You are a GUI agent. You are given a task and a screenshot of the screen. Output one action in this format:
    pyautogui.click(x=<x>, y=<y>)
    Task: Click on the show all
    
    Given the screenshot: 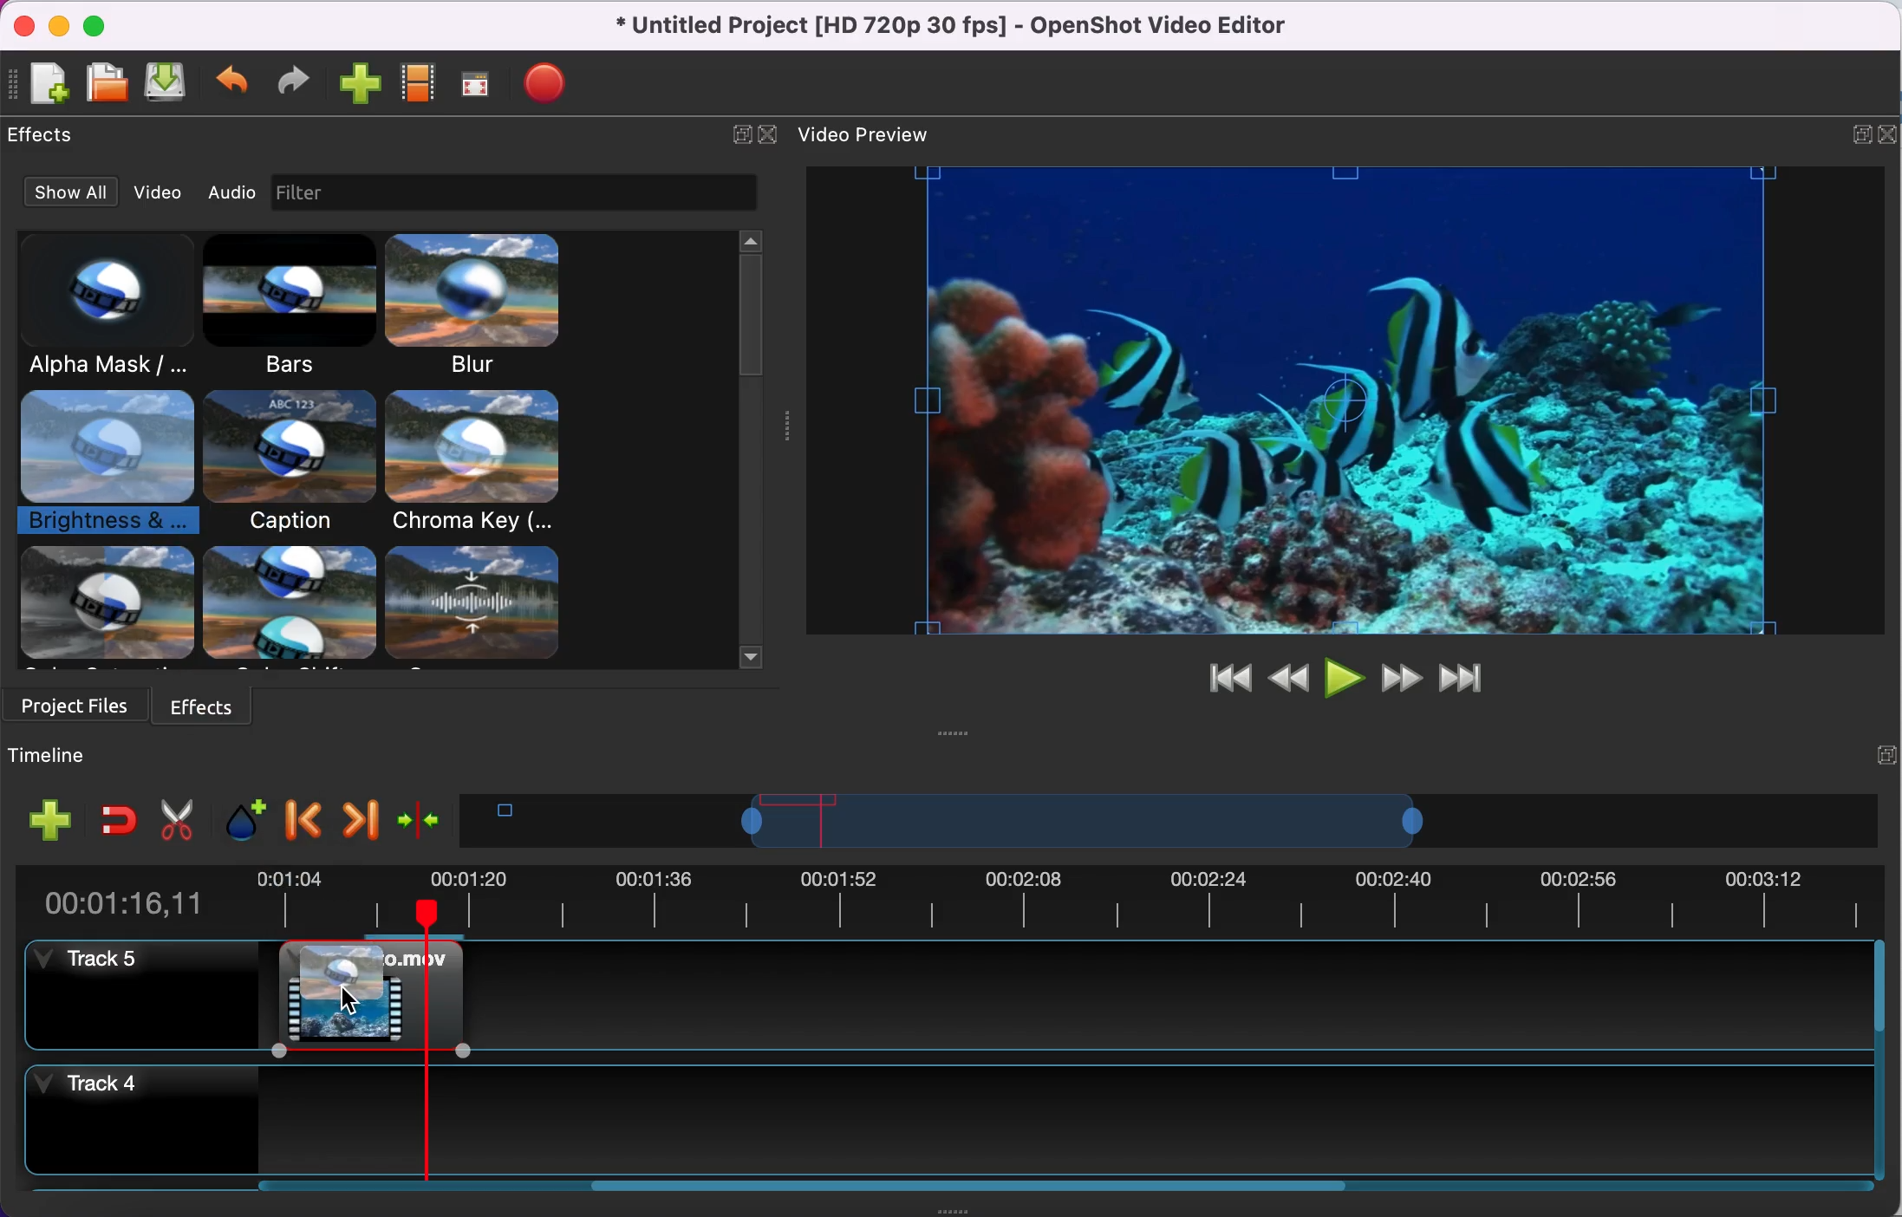 What is the action you would take?
    pyautogui.click(x=62, y=193)
    